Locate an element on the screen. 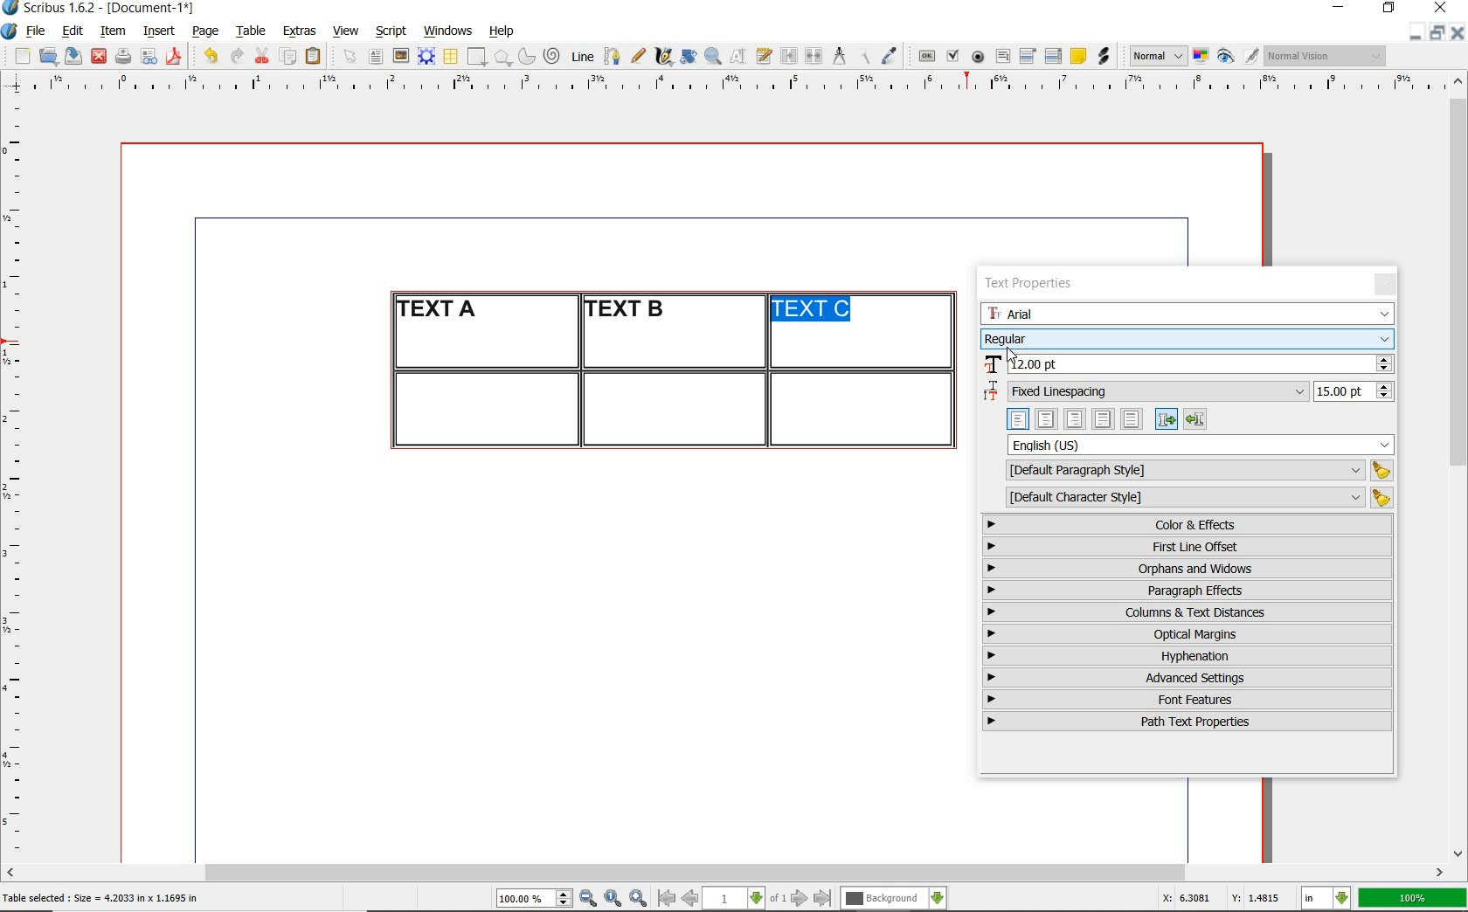 The image size is (1468, 912). ruler is located at coordinates (19, 477).